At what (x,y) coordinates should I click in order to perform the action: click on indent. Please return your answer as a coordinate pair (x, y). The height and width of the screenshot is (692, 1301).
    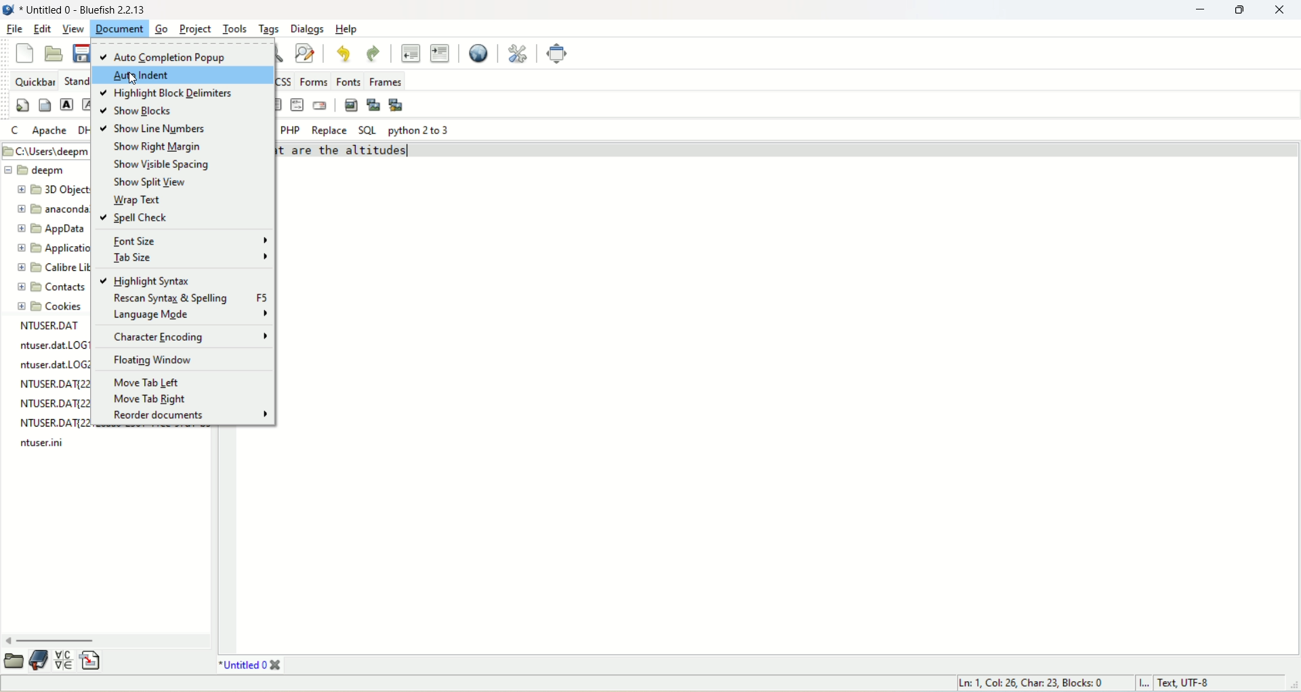
    Looking at the image, I should click on (439, 53).